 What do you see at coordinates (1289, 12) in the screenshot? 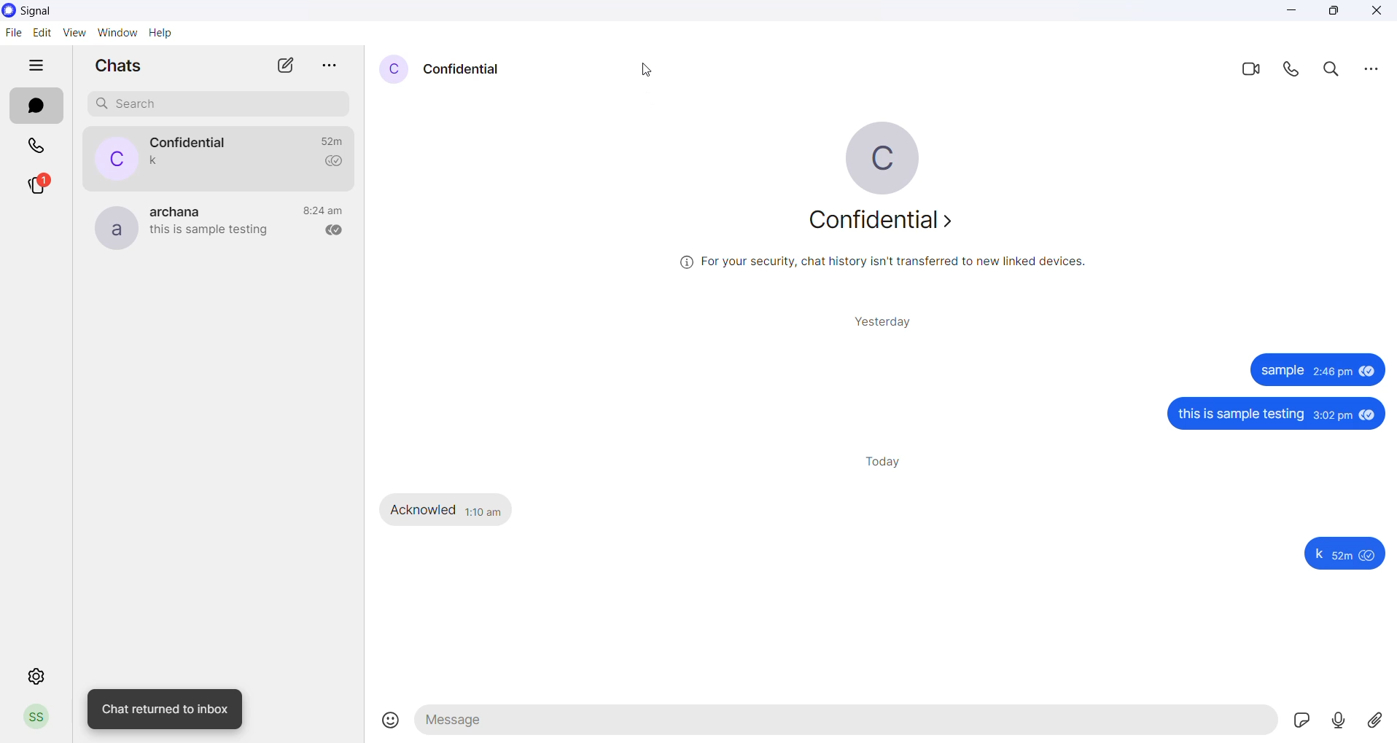
I see `minimize` at bounding box center [1289, 12].